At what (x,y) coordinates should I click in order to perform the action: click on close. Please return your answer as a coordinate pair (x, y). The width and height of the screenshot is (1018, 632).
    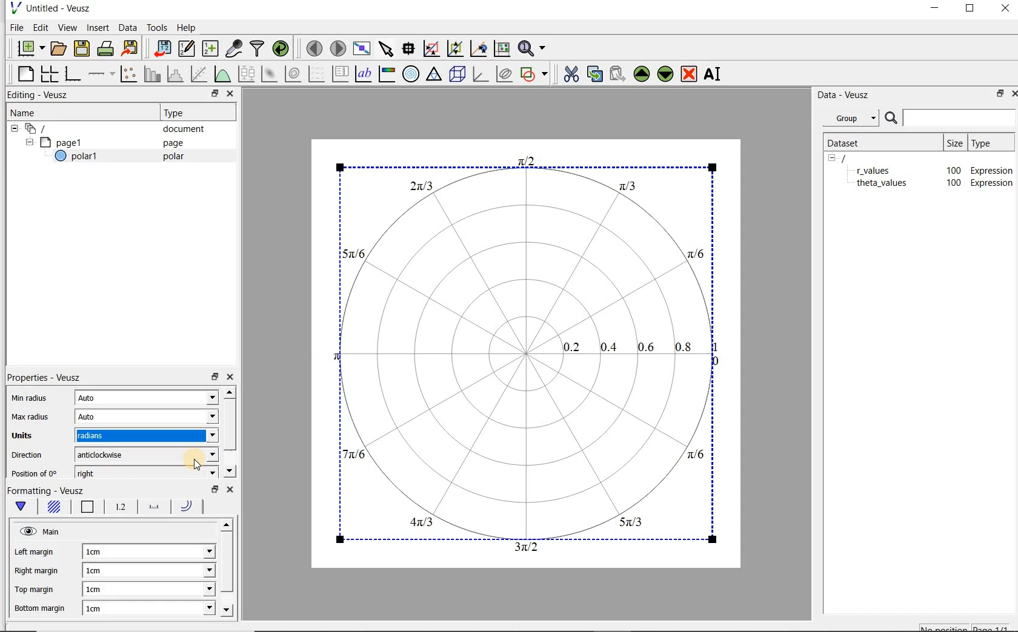
    Looking at the image, I should click on (229, 490).